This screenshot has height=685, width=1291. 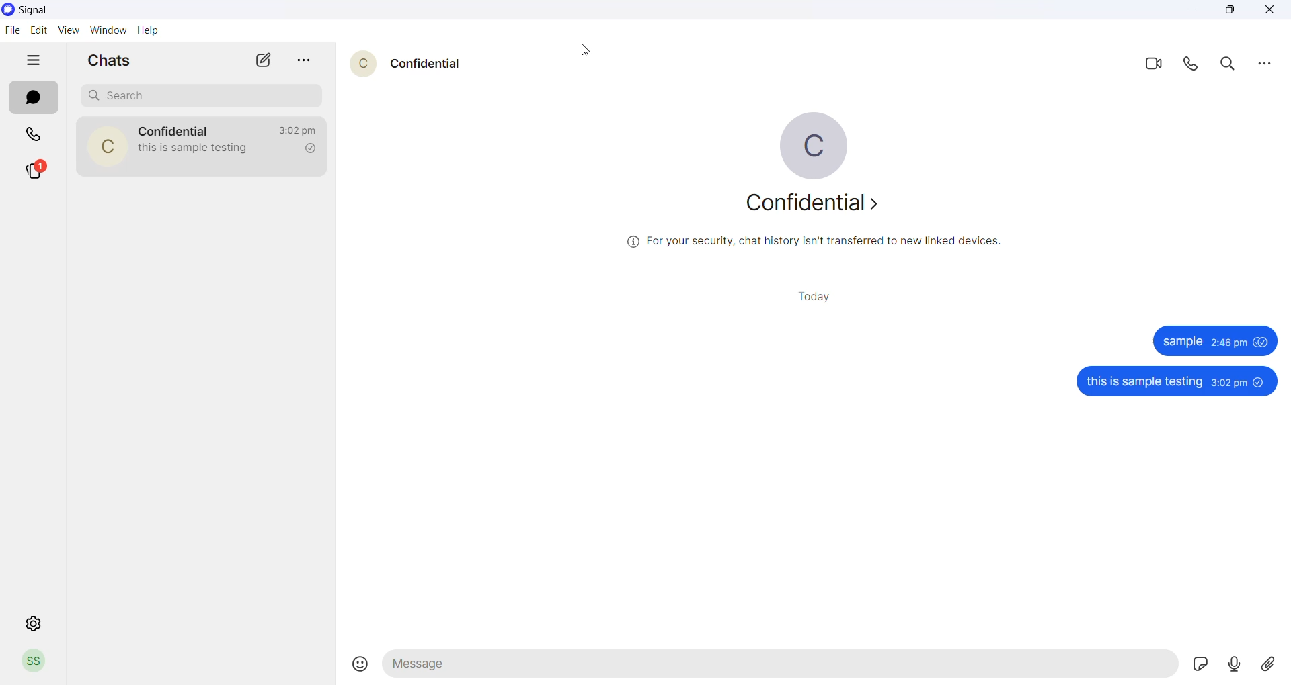 What do you see at coordinates (303, 58) in the screenshot?
I see `more options` at bounding box center [303, 58].